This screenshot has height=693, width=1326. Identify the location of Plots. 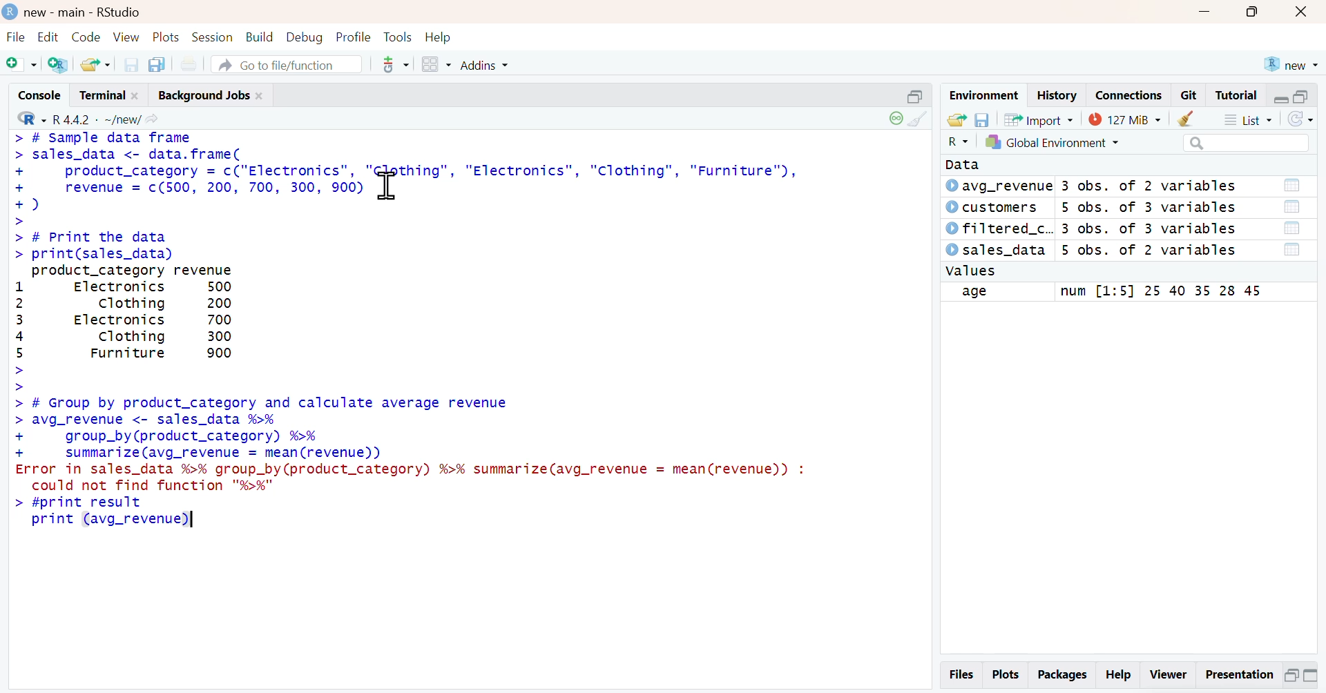
(166, 37).